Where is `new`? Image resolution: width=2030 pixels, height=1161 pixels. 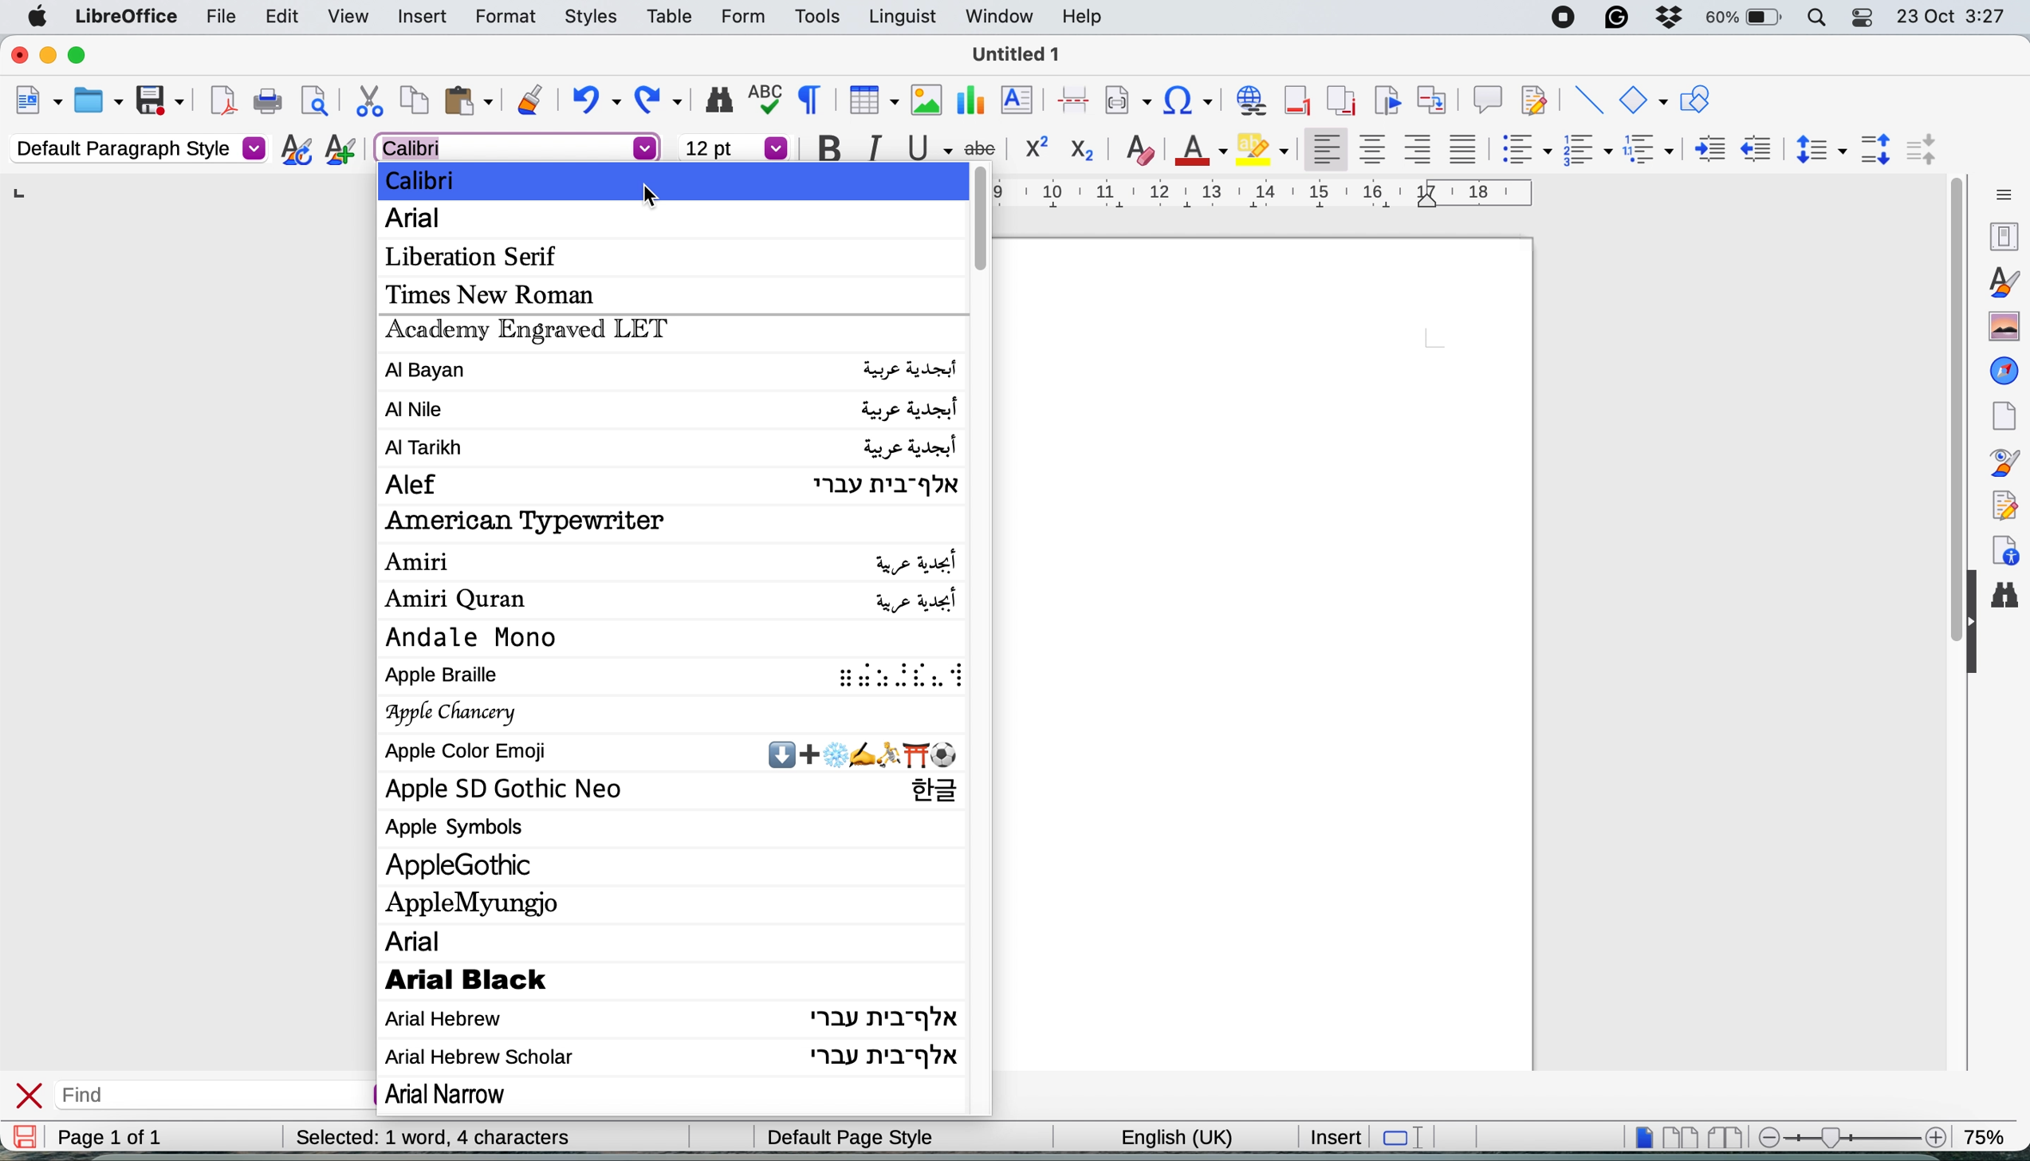
new is located at coordinates (37, 101).